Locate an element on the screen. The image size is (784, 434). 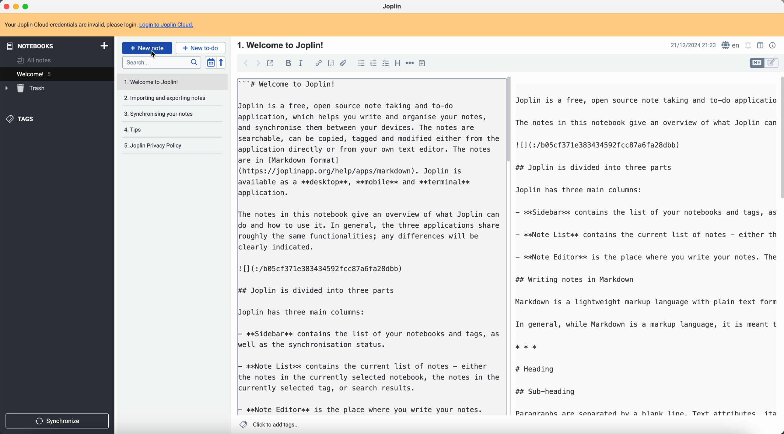
code is located at coordinates (331, 64).